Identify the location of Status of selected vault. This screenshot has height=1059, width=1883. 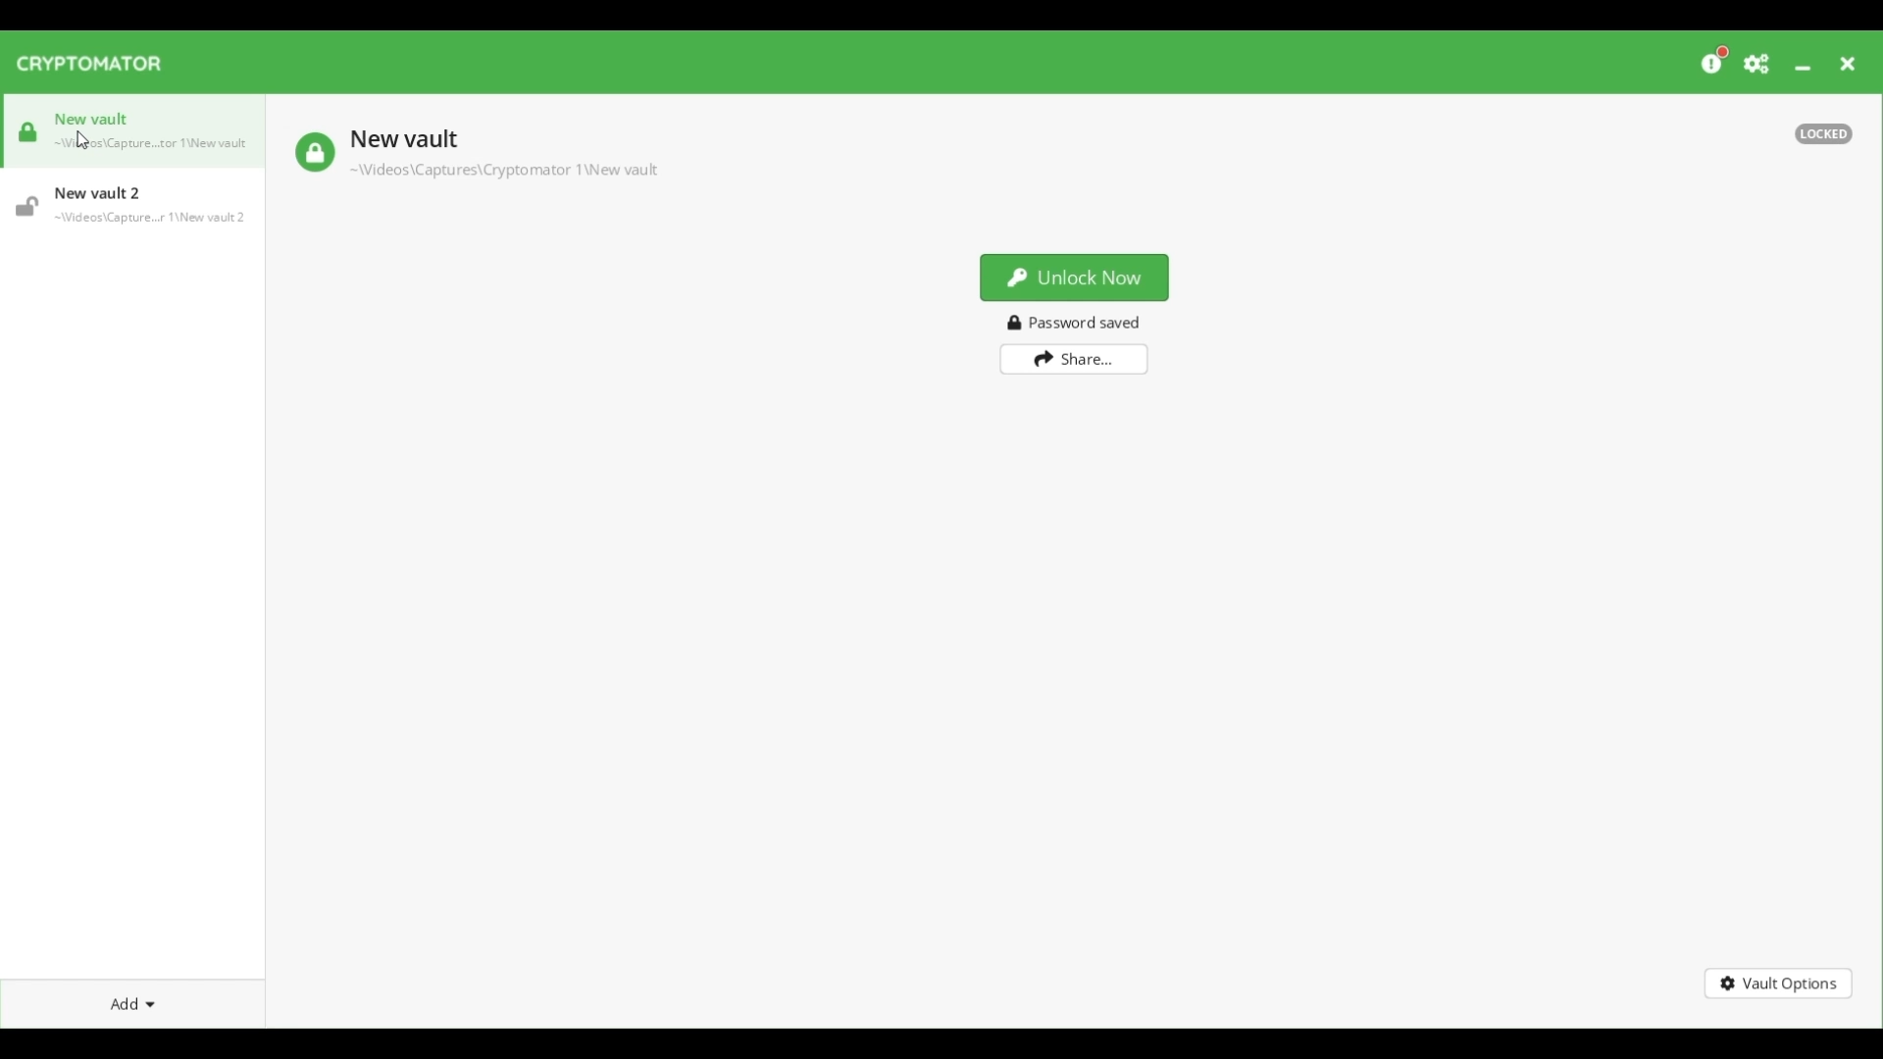
(314, 152).